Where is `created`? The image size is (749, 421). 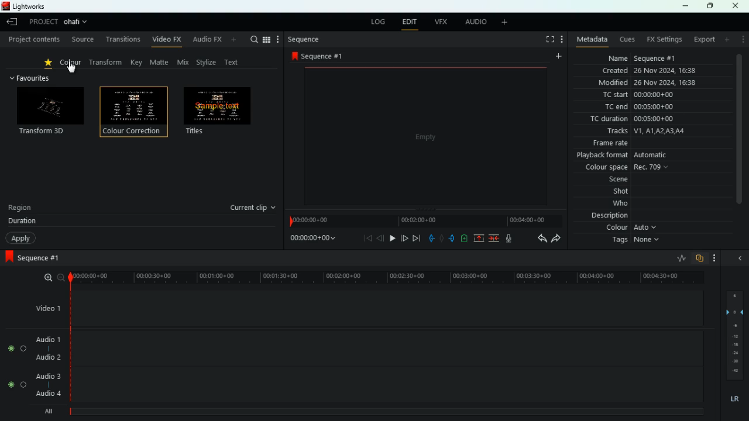 created is located at coordinates (650, 70).